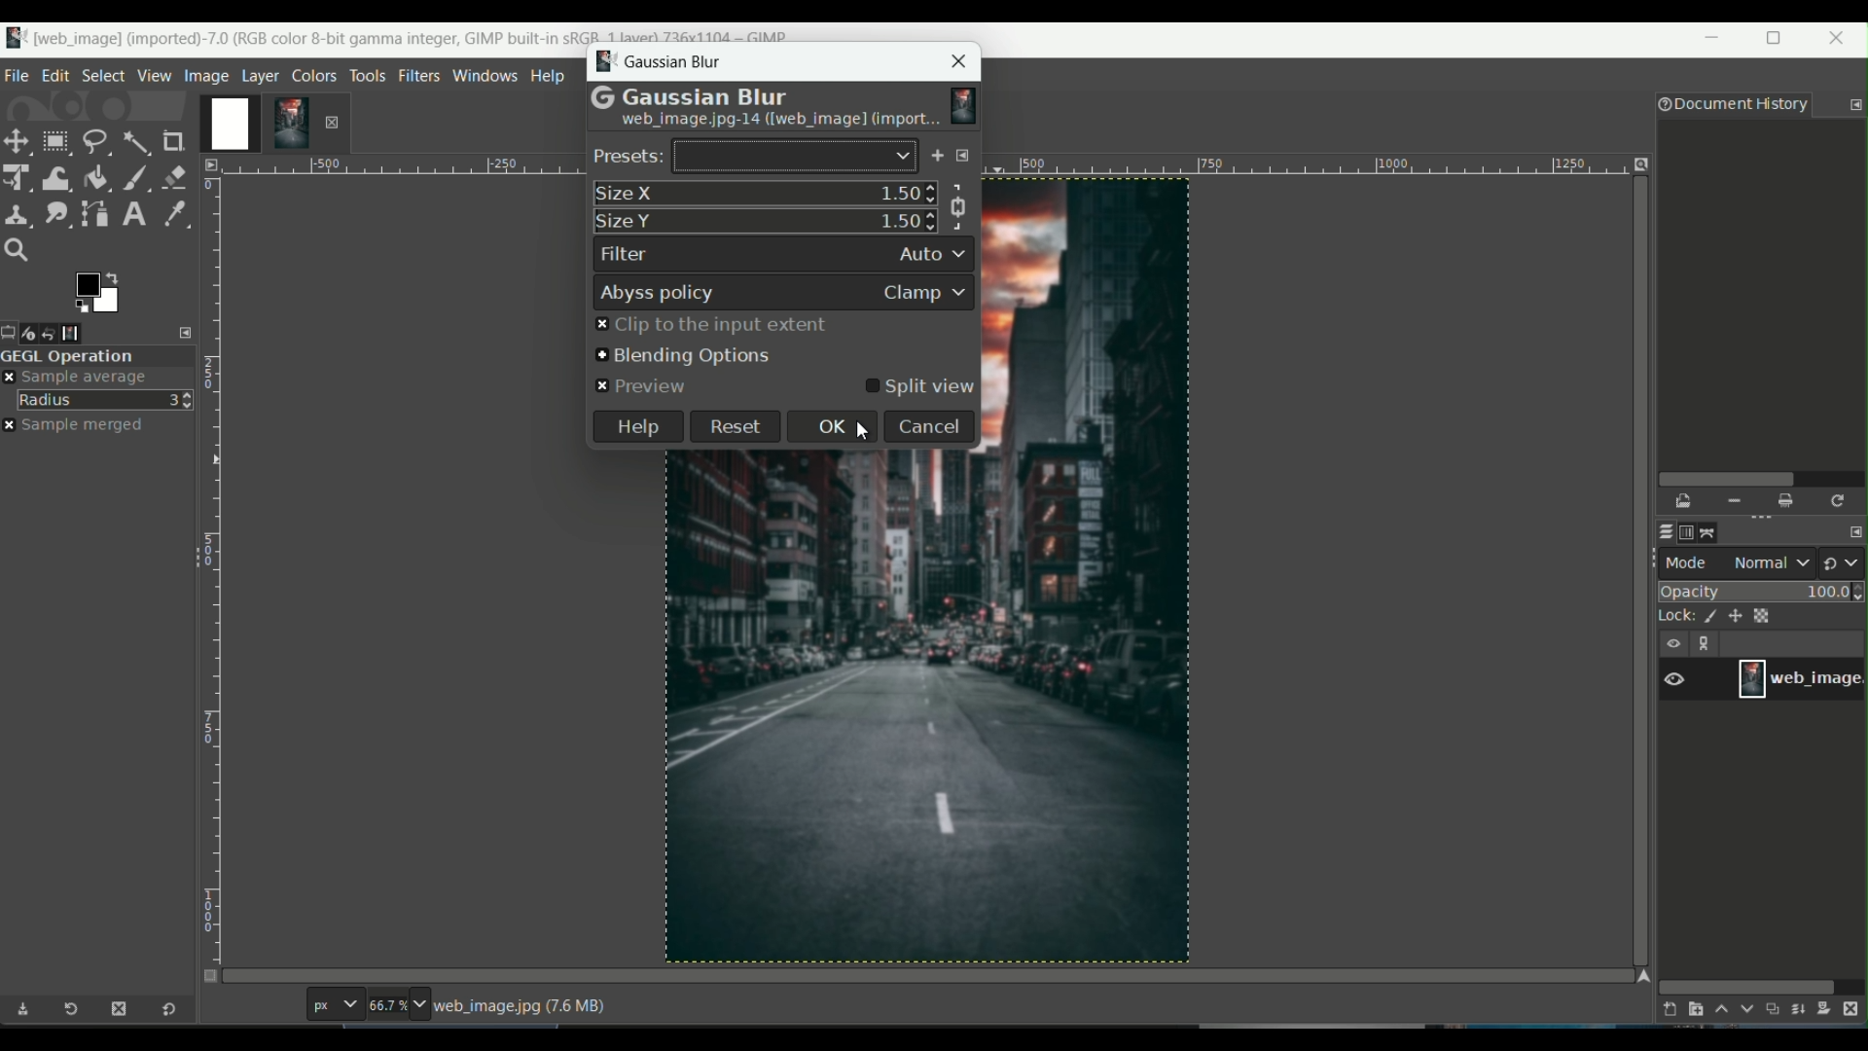  What do you see at coordinates (709, 326) in the screenshot?
I see `clip to the input extent` at bounding box center [709, 326].